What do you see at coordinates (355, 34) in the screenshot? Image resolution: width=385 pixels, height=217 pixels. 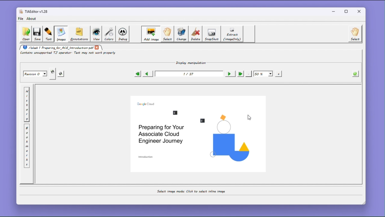 I see `select` at bounding box center [355, 34].